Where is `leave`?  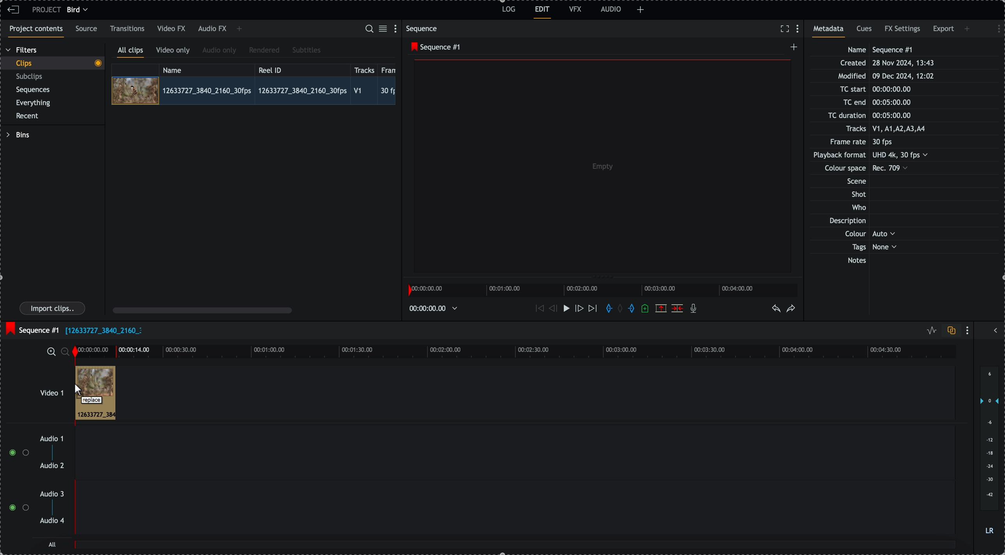
leave is located at coordinates (13, 10).